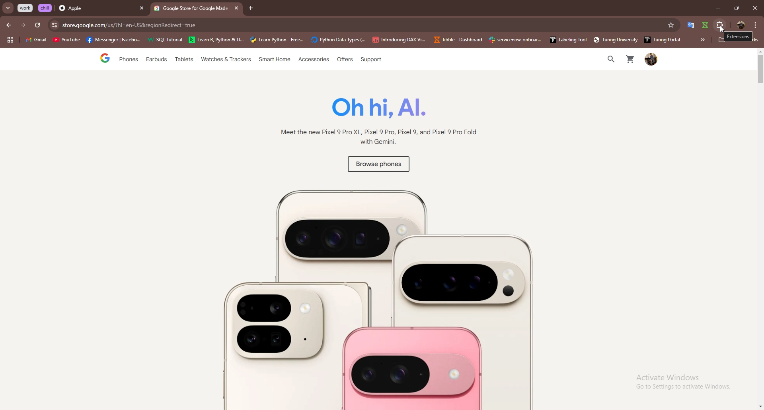  I want to click on work, so click(26, 8).